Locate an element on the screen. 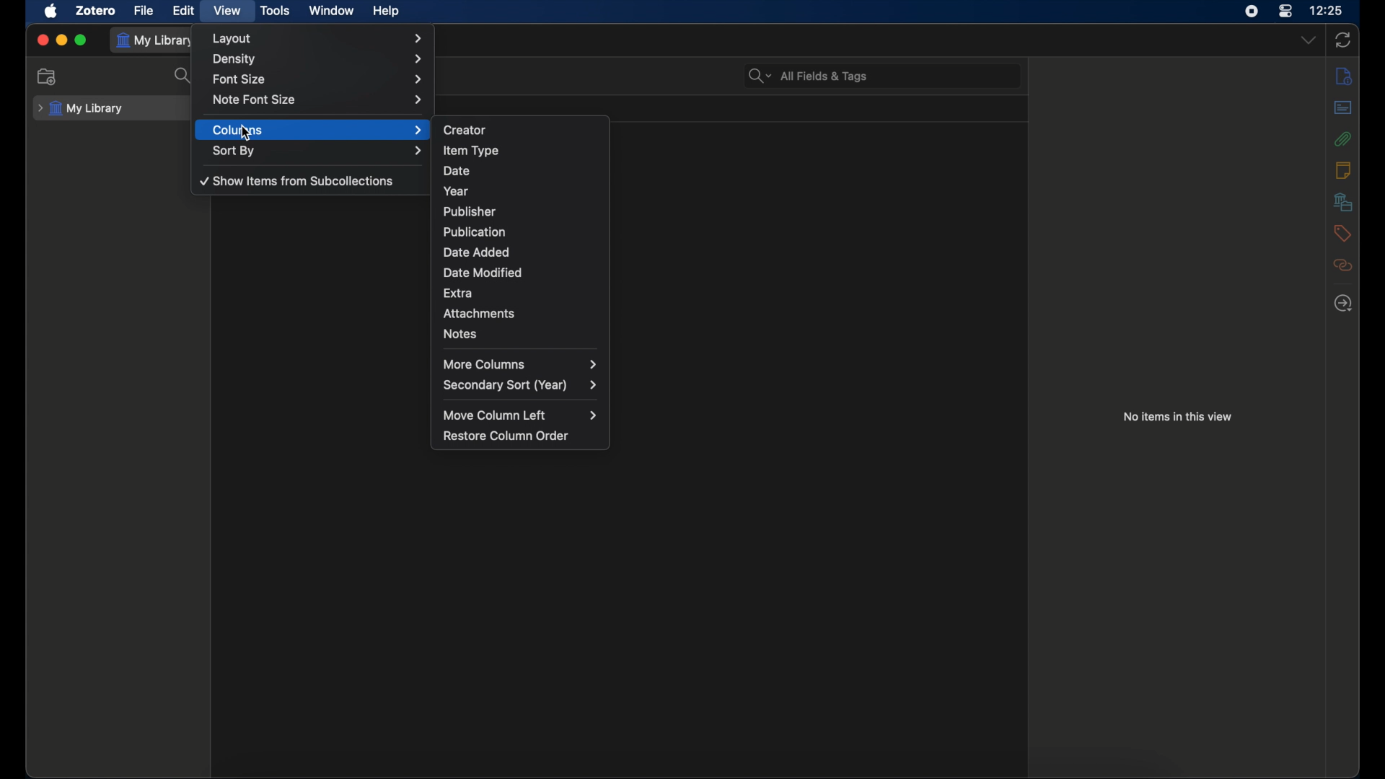 The image size is (1385, 779). close is located at coordinates (42, 40).